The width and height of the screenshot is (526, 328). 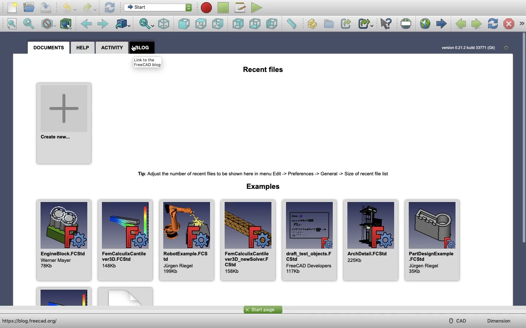 I want to click on Measure, so click(x=293, y=24).